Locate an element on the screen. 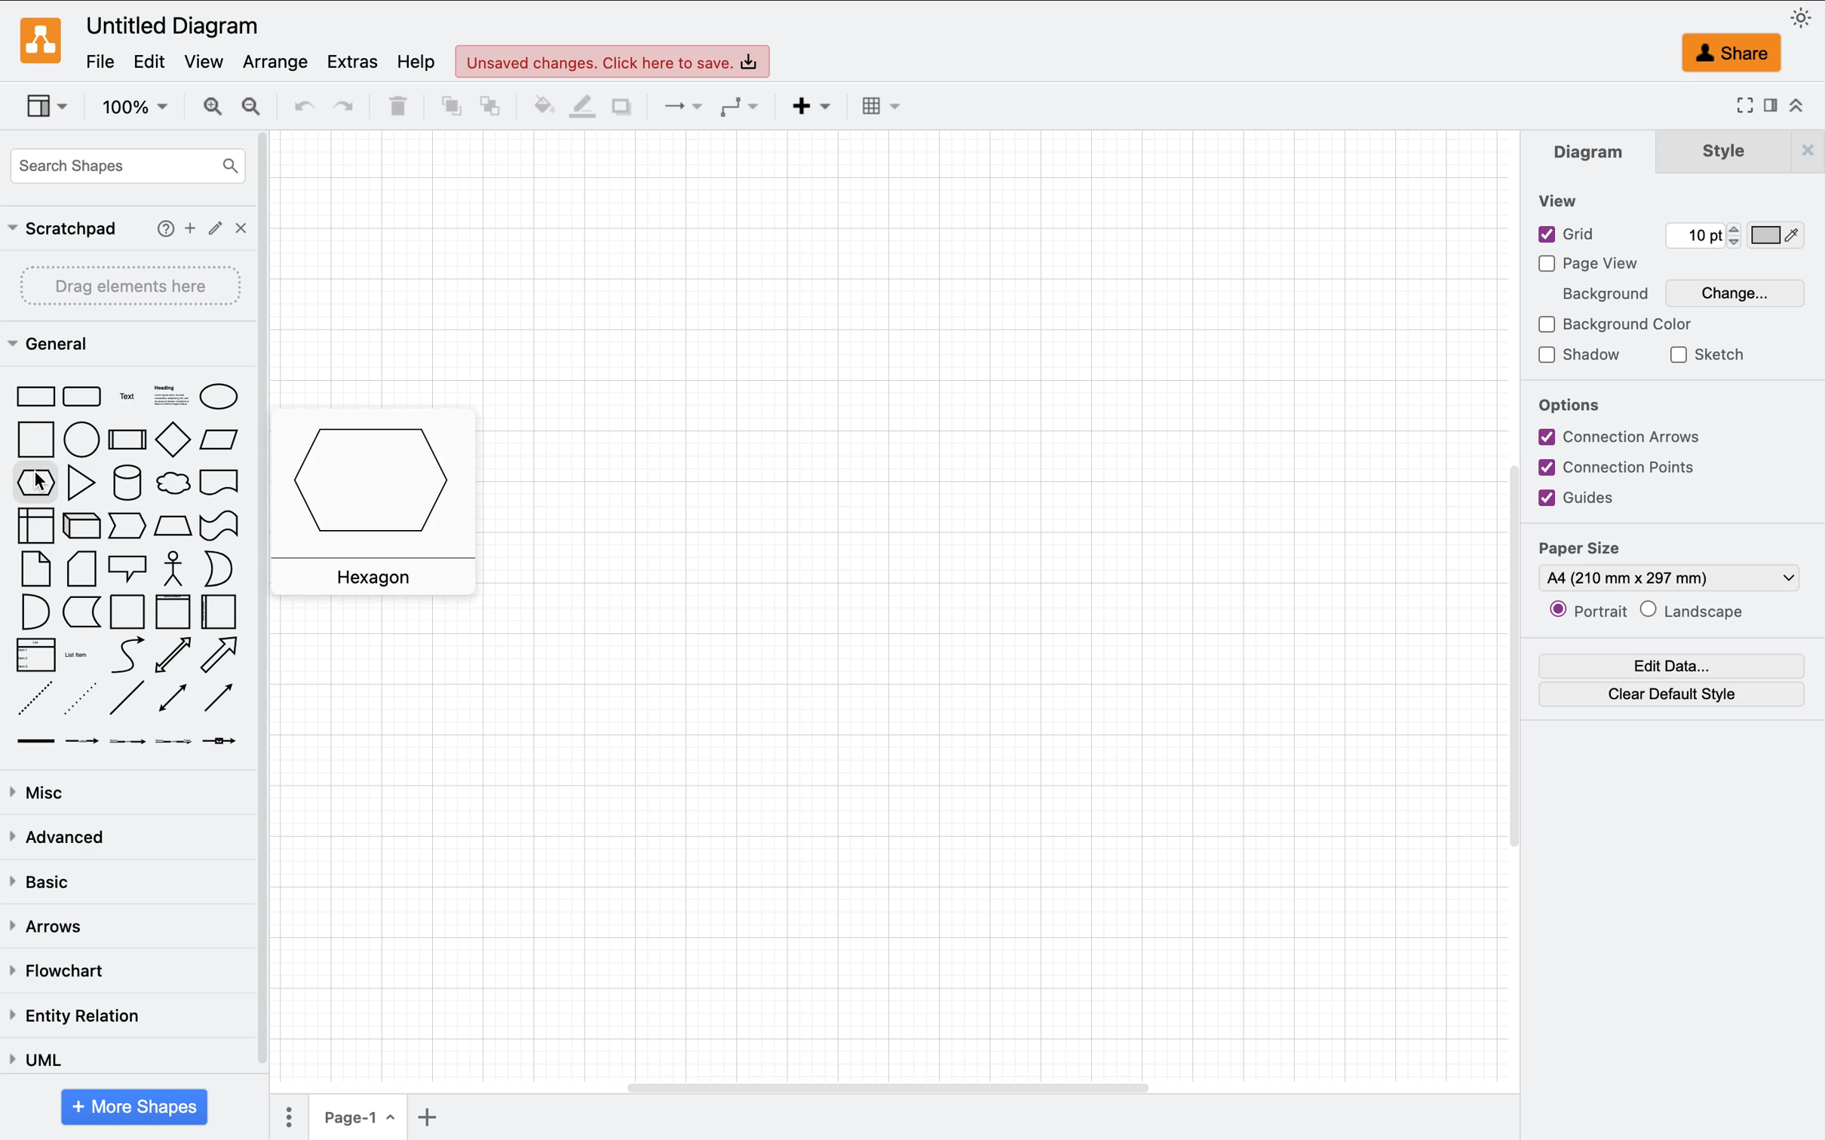 The width and height of the screenshot is (1825, 1140). misc is located at coordinates (41, 793).